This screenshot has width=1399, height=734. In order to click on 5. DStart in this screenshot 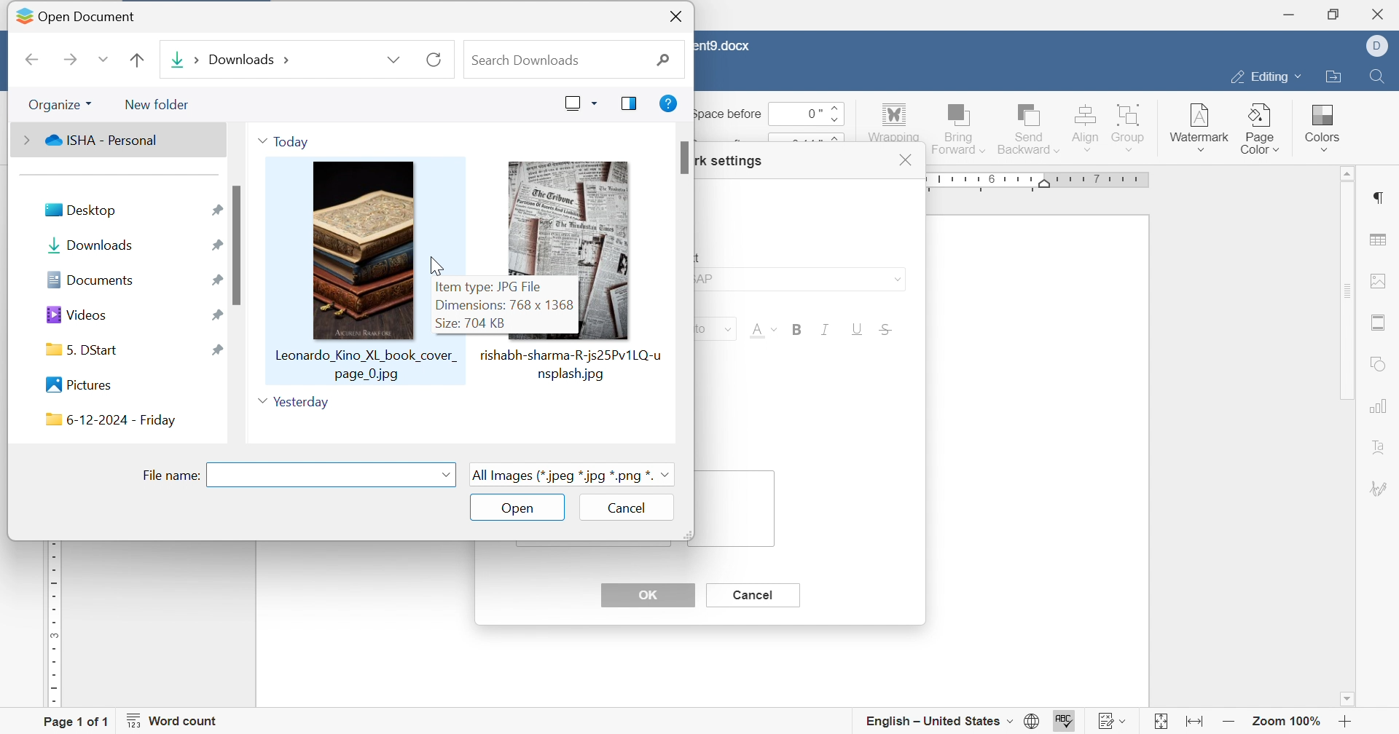, I will do `click(85, 349)`.